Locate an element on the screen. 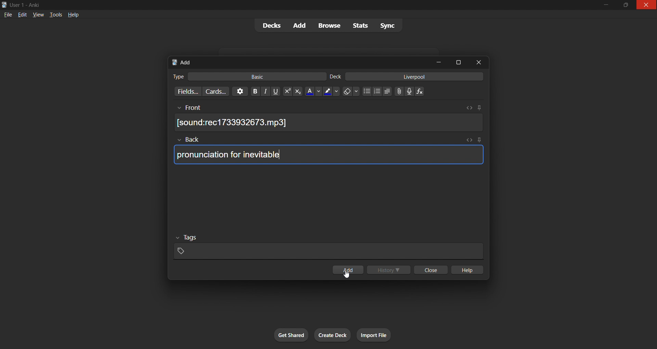 This screenshot has width=657, height=349. customize fields is located at coordinates (185, 92).